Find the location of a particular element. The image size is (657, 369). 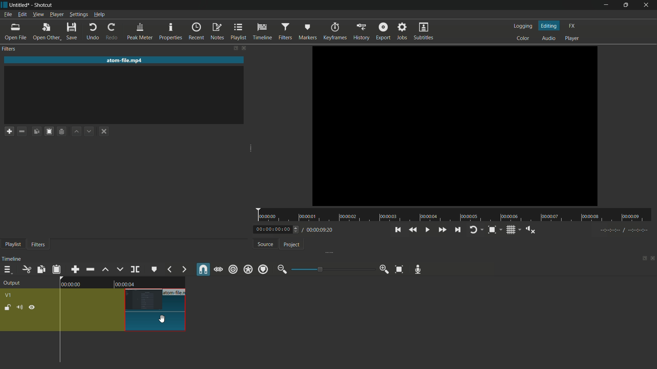

history is located at coordinates (362, 31).